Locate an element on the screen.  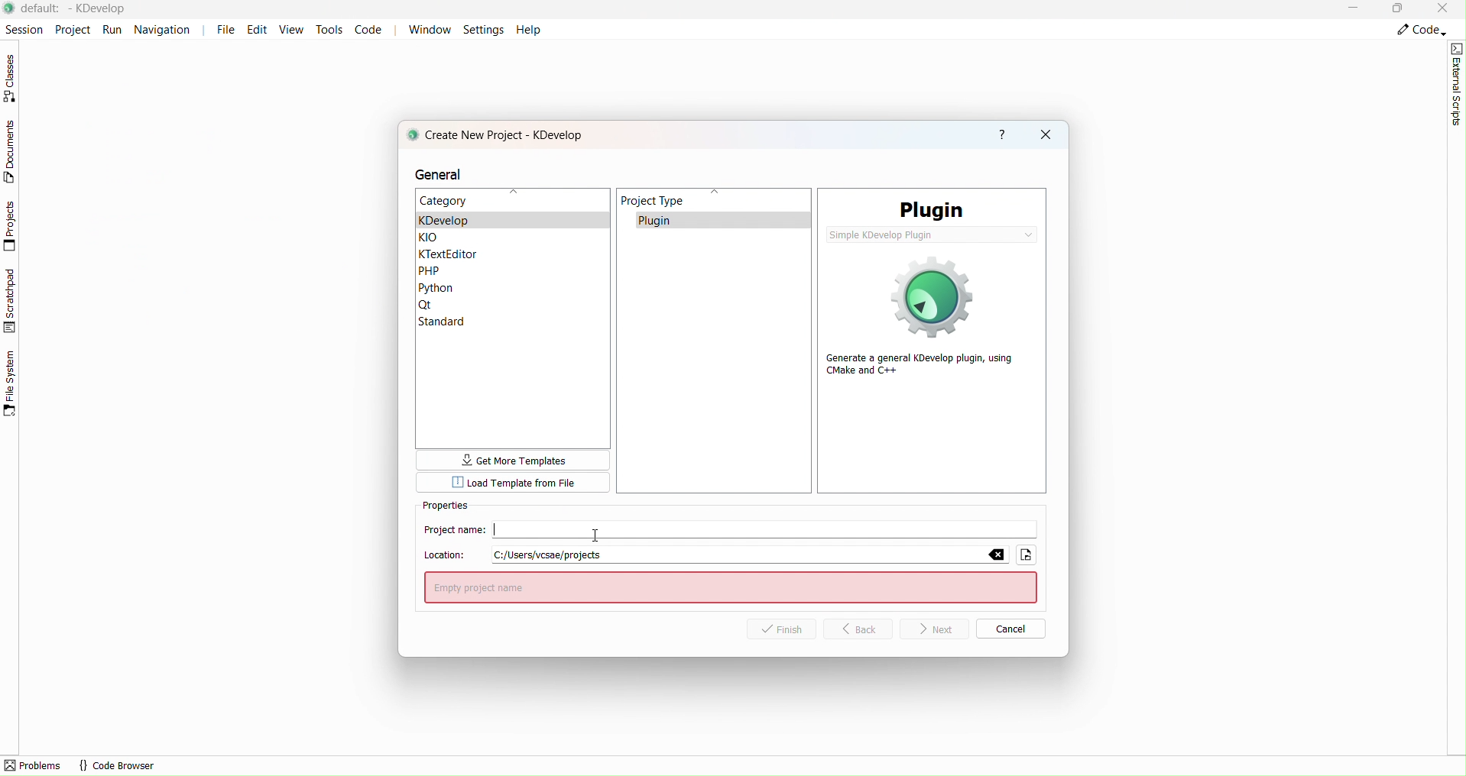
Run is located at coordinates (113, 29).